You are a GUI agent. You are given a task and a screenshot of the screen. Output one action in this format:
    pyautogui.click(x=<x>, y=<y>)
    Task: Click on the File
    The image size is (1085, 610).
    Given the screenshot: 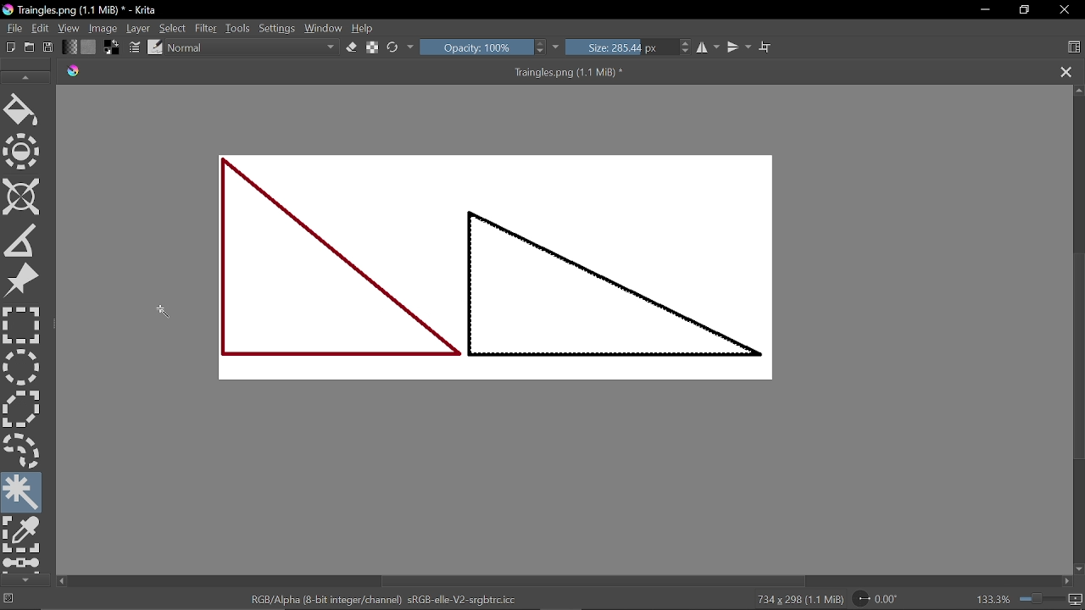 What is the action you would take?
    pyautogui.click(x=13, y=27)
    